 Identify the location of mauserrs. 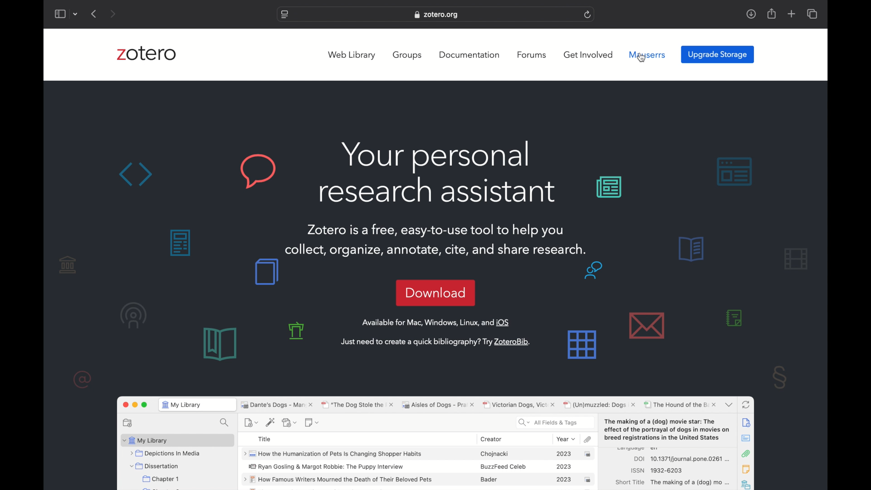
(647, 54).